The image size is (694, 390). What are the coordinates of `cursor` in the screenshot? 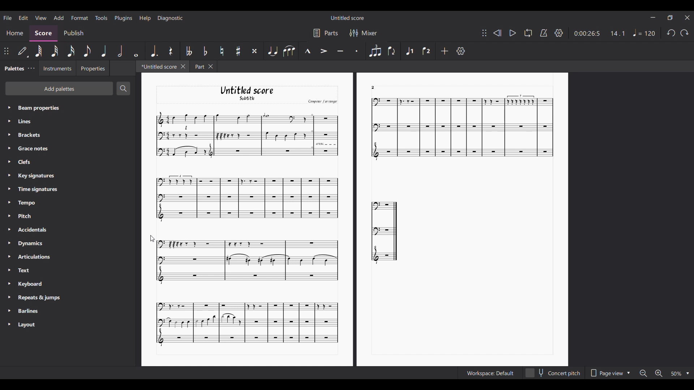 It's located at (154, 238).